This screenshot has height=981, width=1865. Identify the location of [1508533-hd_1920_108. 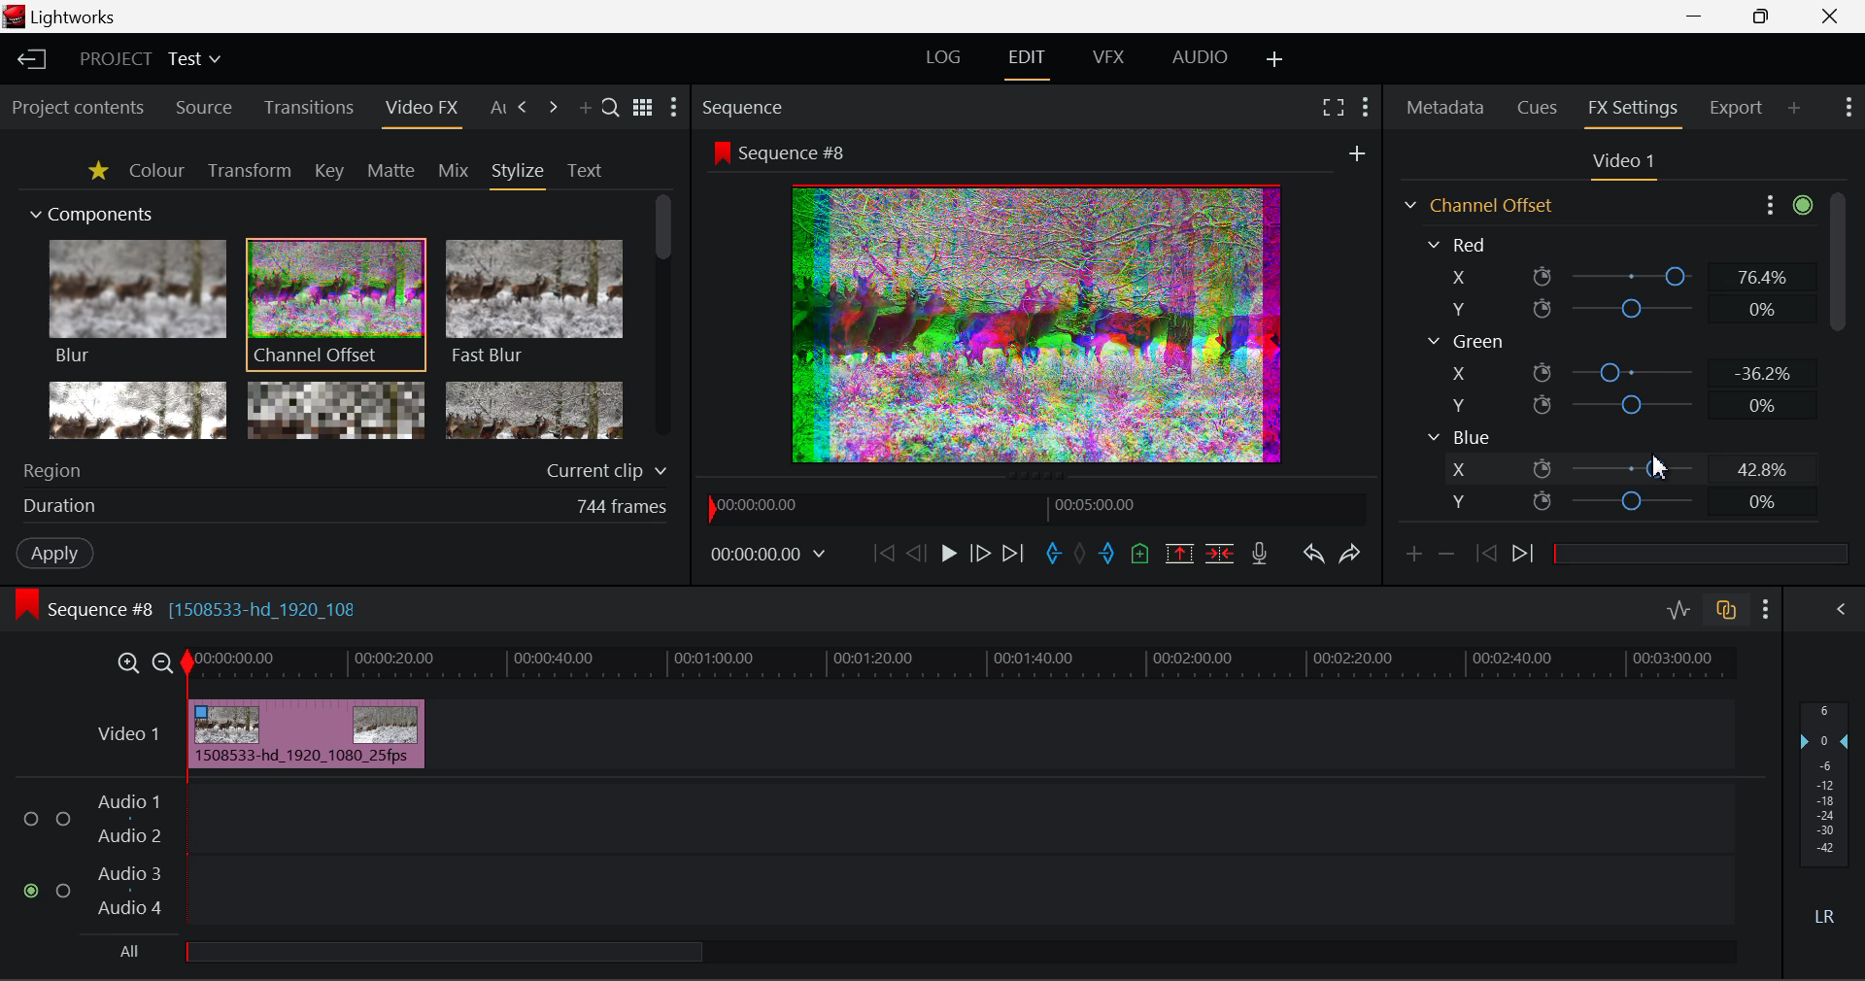
(267, 610).